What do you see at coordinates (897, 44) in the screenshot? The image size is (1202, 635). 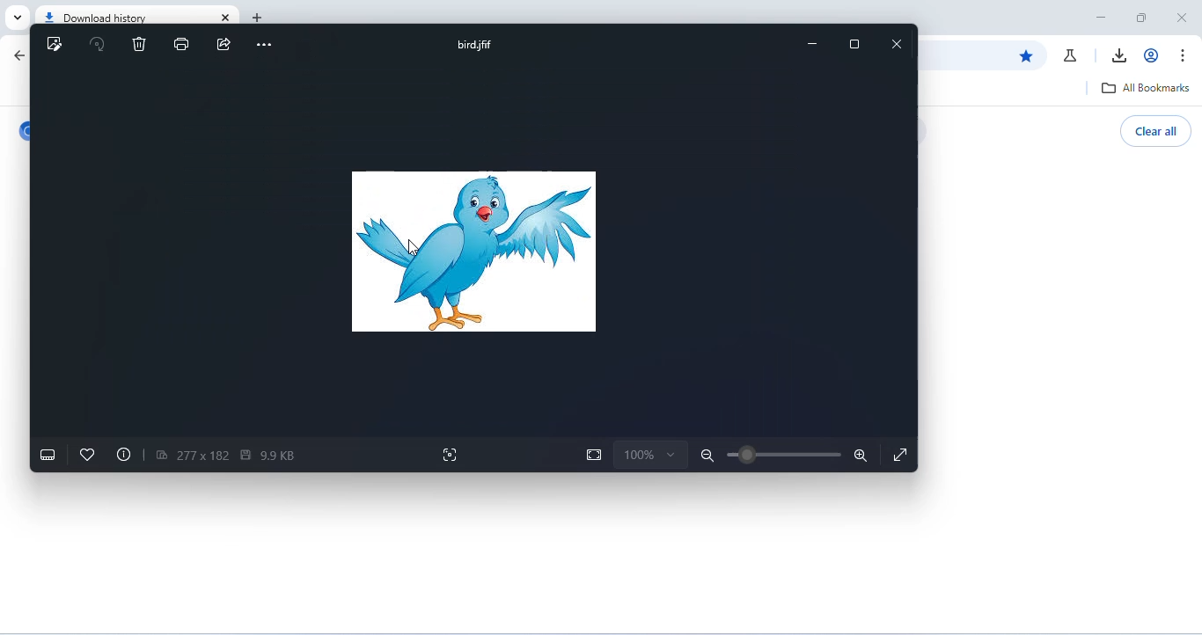 I see `close` at bounding box center [897, 44].